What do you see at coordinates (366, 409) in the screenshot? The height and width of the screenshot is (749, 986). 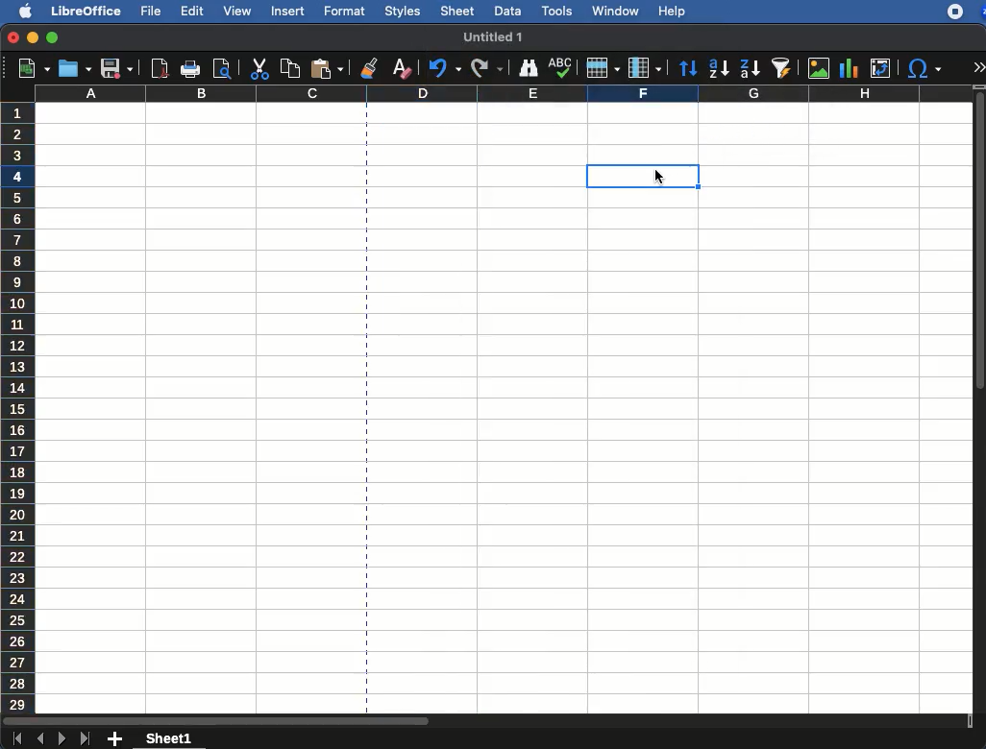 I see `page break` at bounding box center [366, 409].